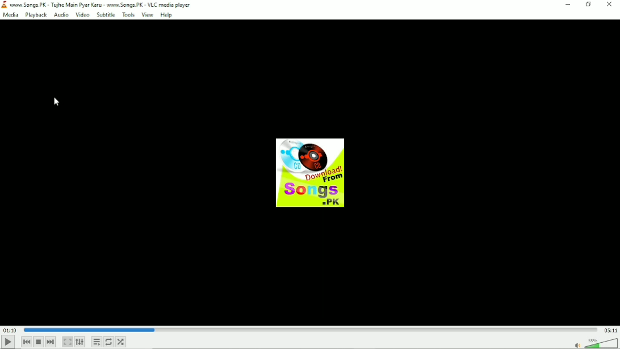 This screenshot has width=620, height=349. I want to click on Show extended settings, so click(80, 342).